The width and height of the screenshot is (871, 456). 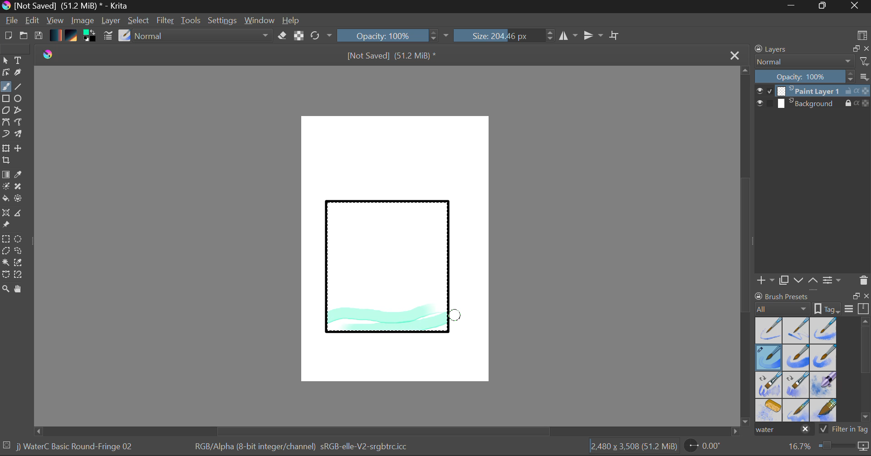 What do you see at coordinates (616, 35) in the screenshot?
I see `Crop` at bounding box center [616, 35].